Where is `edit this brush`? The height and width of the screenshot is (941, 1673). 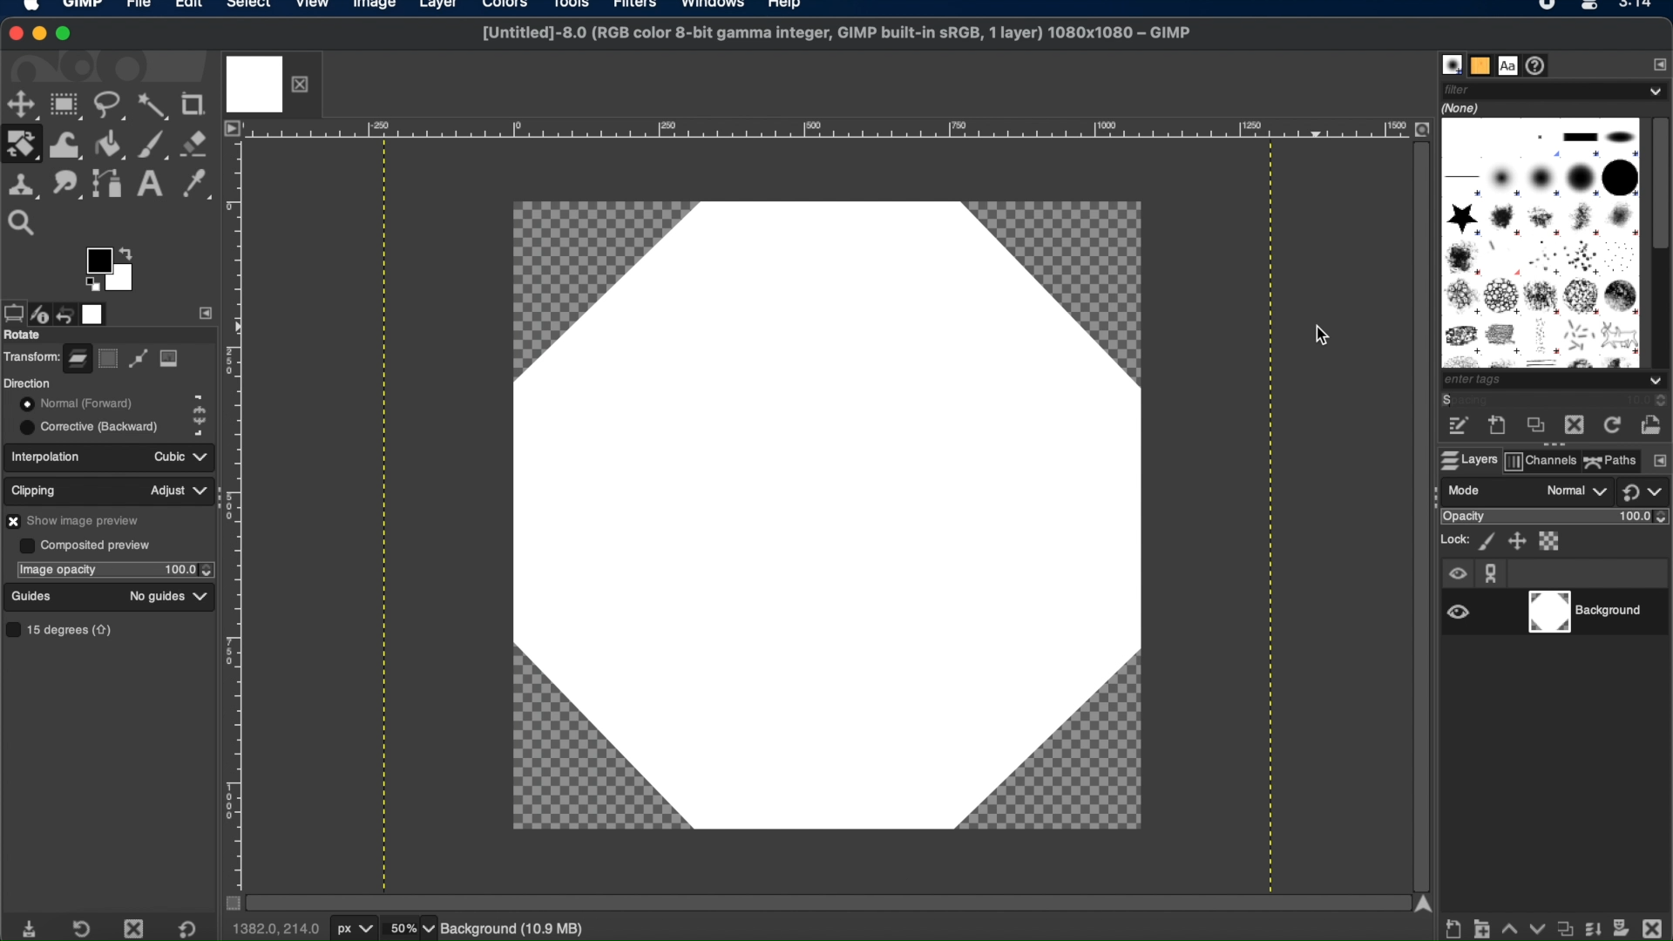
edit this brush is located at coordinates (1458, 427).